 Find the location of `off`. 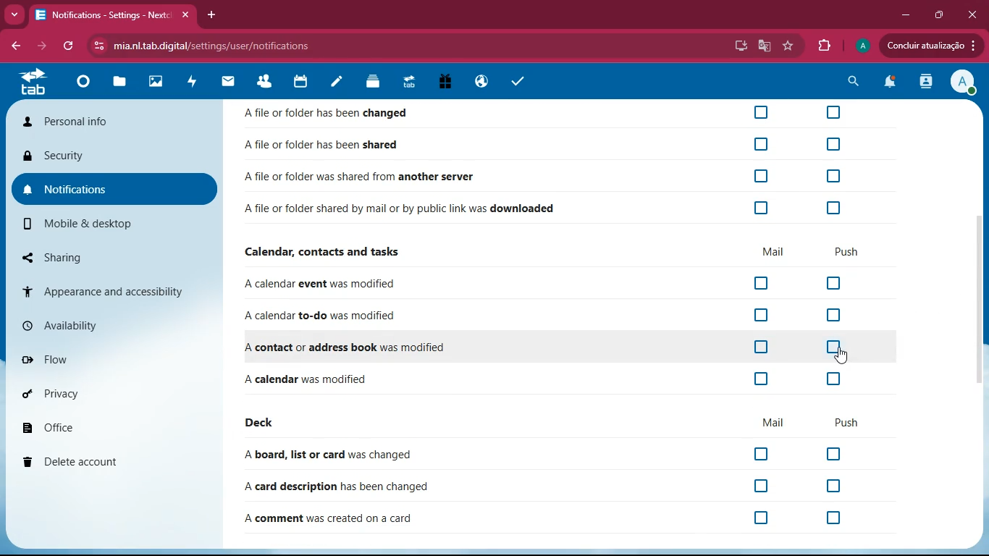

off is located at coordinates (759, 285).